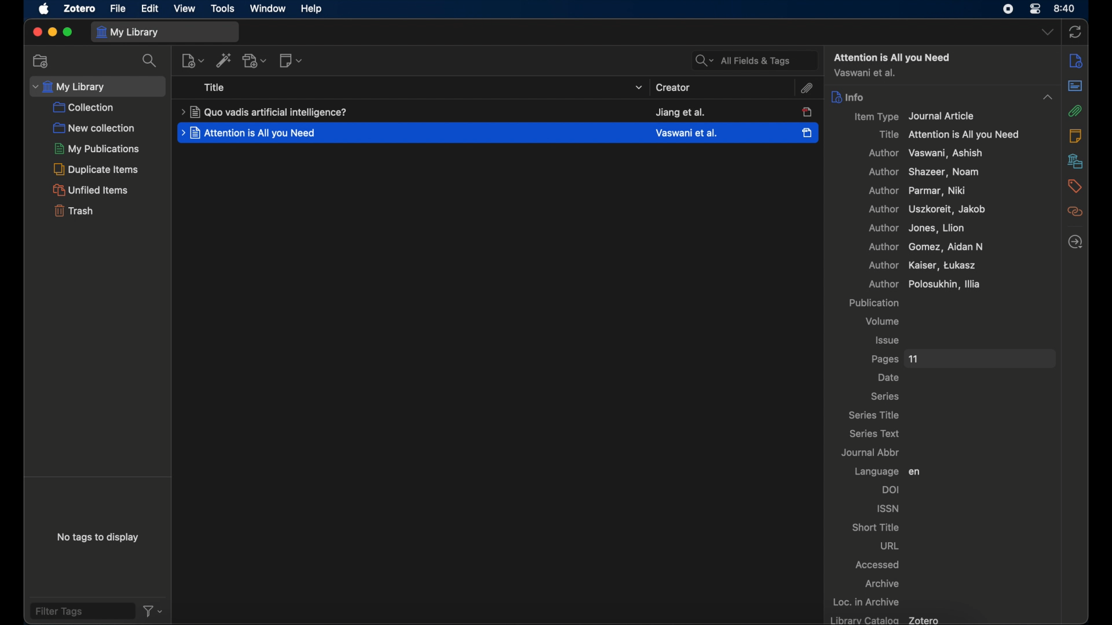 Image resolution: width=1112 pixels, height=625 pixels. I want to click on libraries and collections, so click(1075, 161).